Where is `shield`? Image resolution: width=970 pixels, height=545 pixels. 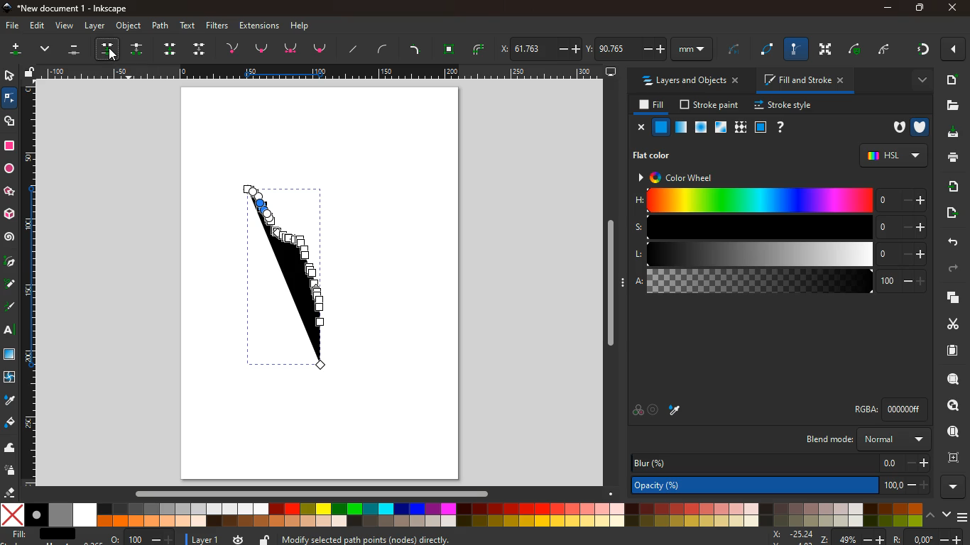 shield is located at coordinates (922, 126).